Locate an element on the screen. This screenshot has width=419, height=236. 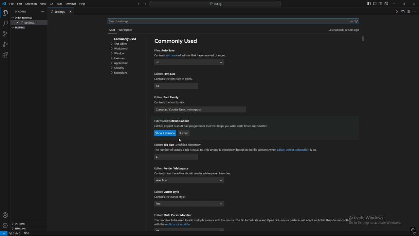
info is located at coordinates (211, 126).